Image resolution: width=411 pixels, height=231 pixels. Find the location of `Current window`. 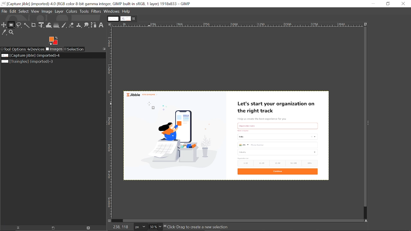

Current window is located at coordinates (97, 4).